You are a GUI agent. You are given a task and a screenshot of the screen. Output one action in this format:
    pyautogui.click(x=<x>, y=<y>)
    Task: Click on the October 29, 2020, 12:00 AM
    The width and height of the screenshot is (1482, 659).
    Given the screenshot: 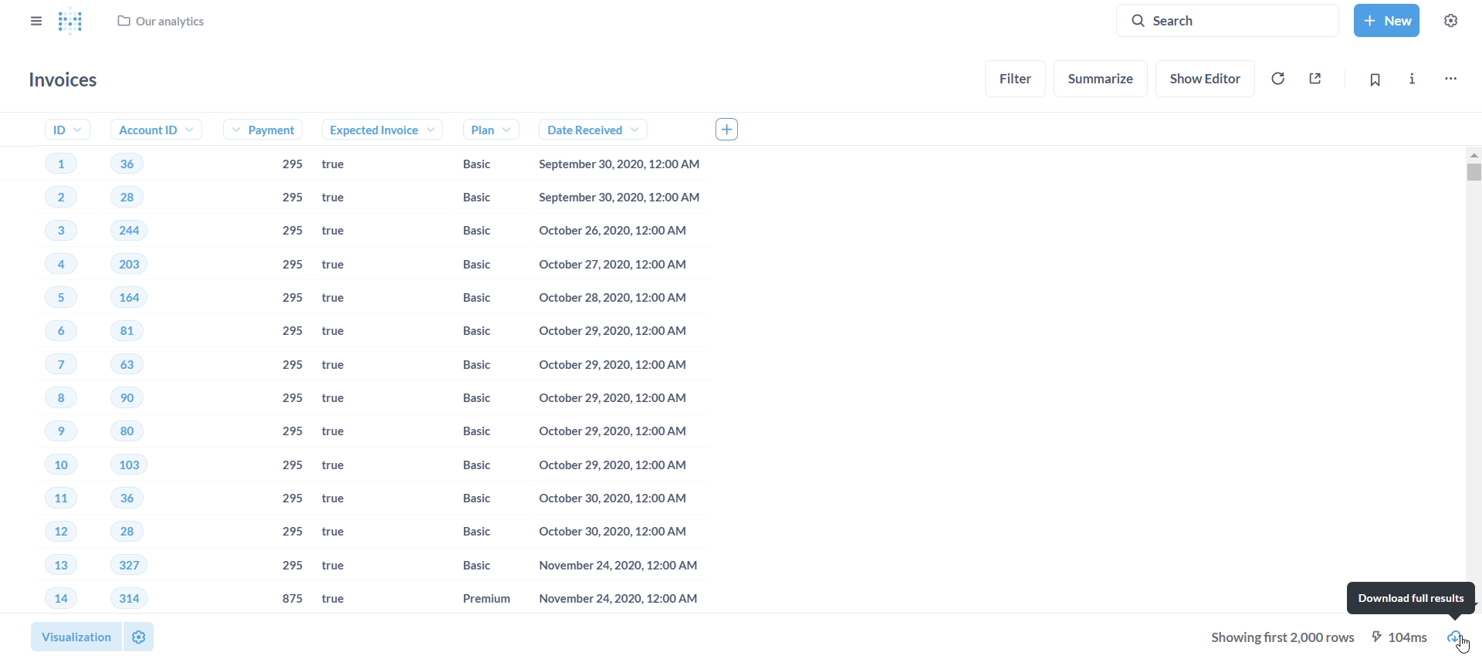 What is the action you would take?
    pyautogui.click(x=610, y=431)
    